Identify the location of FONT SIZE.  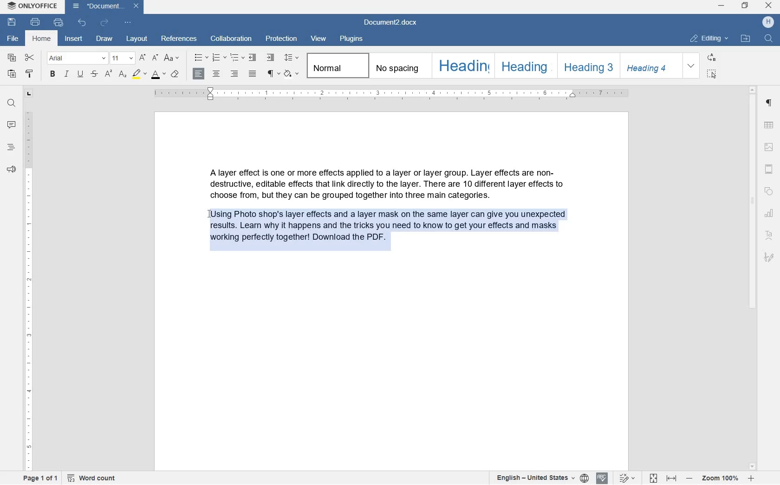
(159, 75).